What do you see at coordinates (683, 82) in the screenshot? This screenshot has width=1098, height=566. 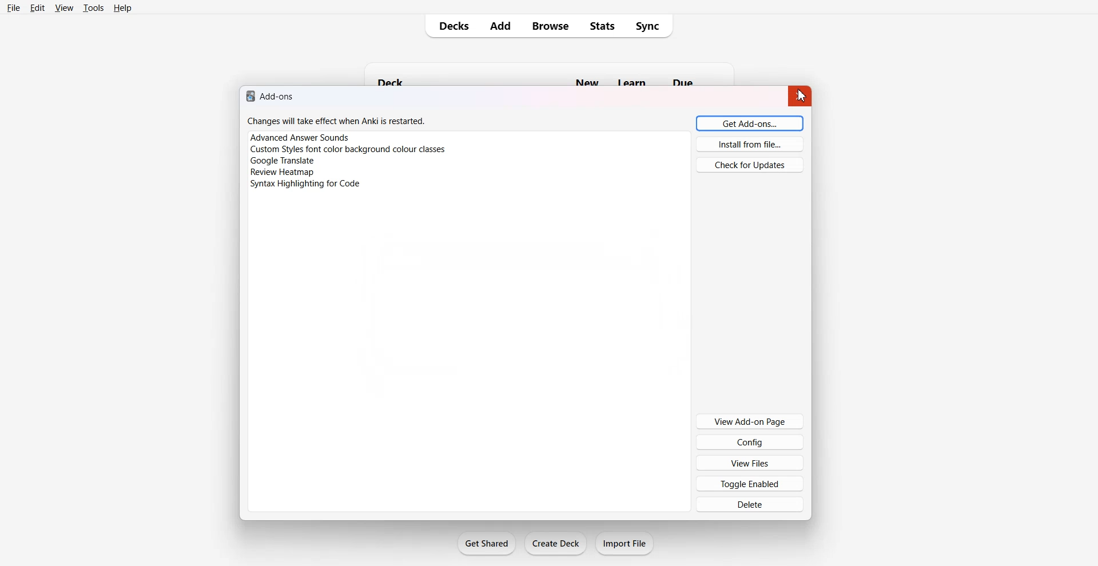 I see `due` at bounding box center [683, 82].